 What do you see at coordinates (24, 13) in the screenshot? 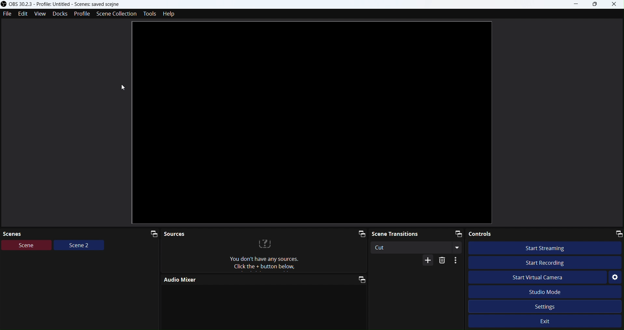
I see `Edit` at bounding box center [24, 13].